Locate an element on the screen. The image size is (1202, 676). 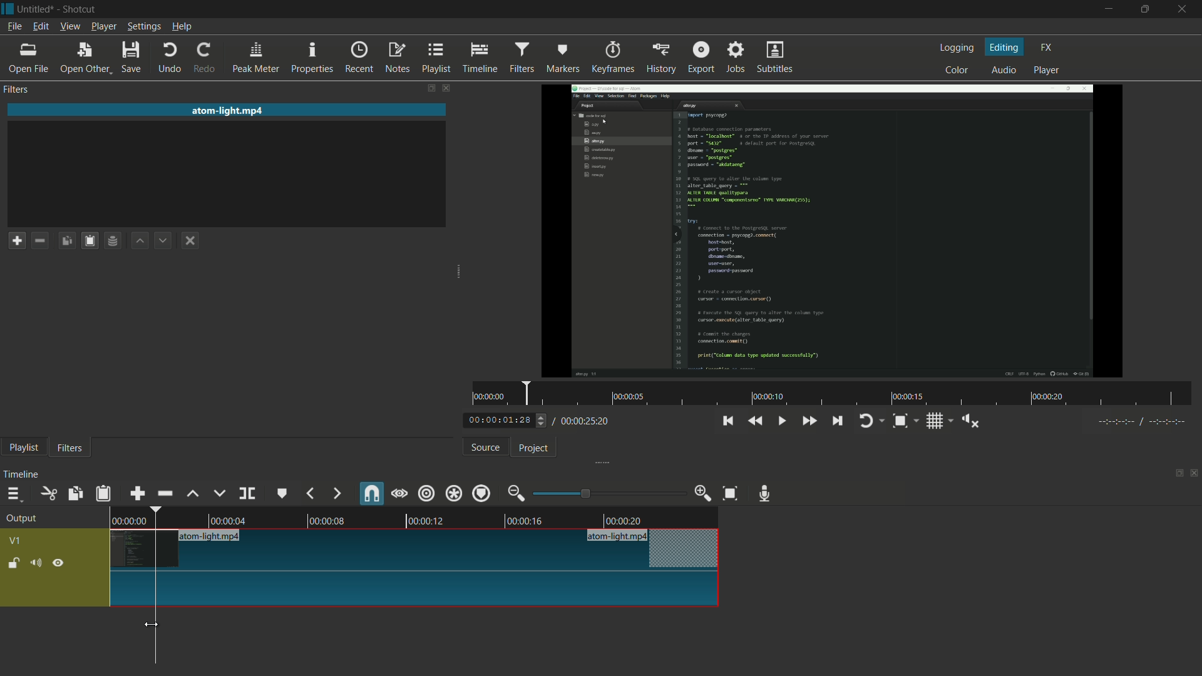
project name is located at coordinates (38, 9).